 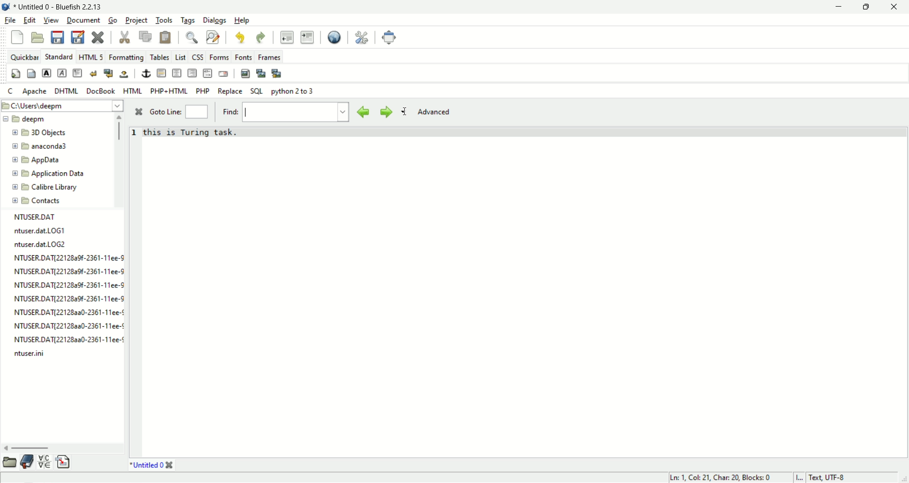 I want to click on insert thumbnail, so click(x=262, y=73).